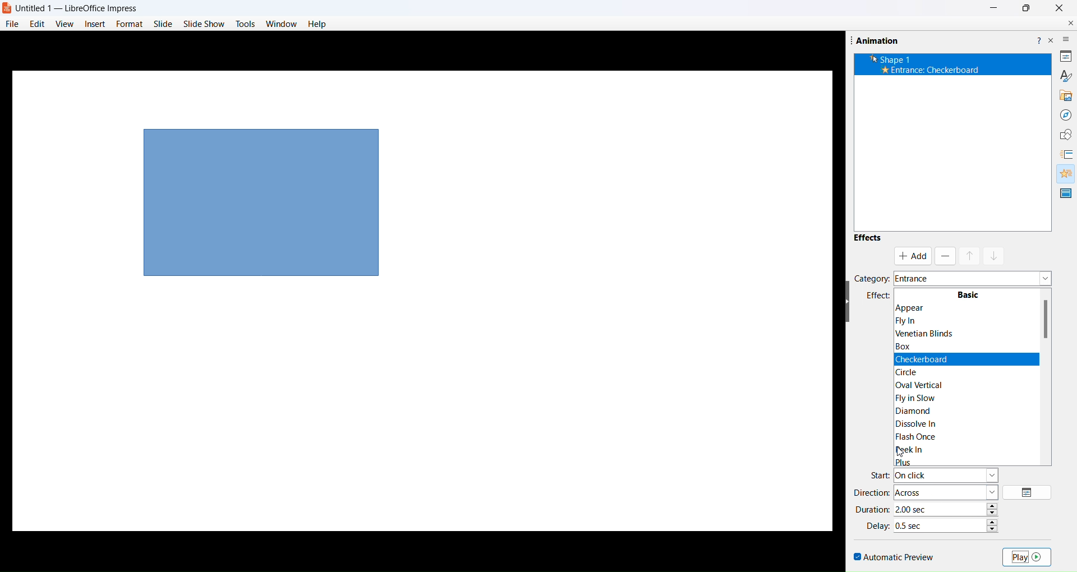  Describe the element at coordinates (1047, 358) in the screenshot. I see `scrollbar` at that location.